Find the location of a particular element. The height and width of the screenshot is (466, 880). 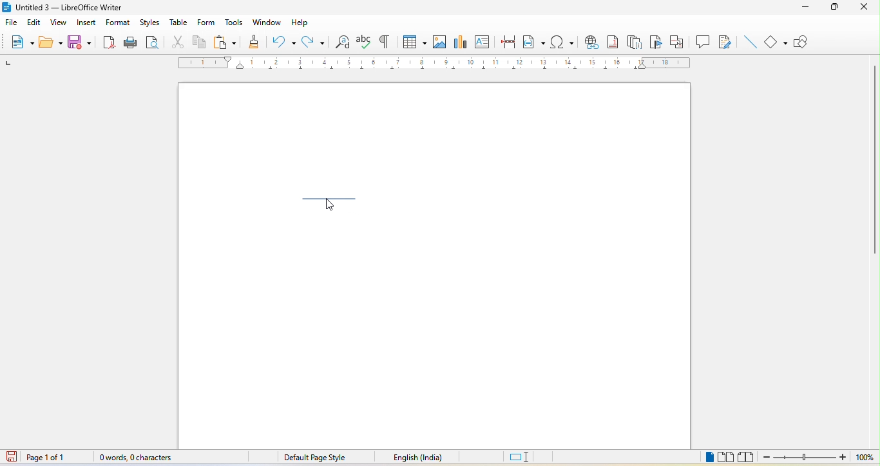

endnote is located at coordinates (635, 42).